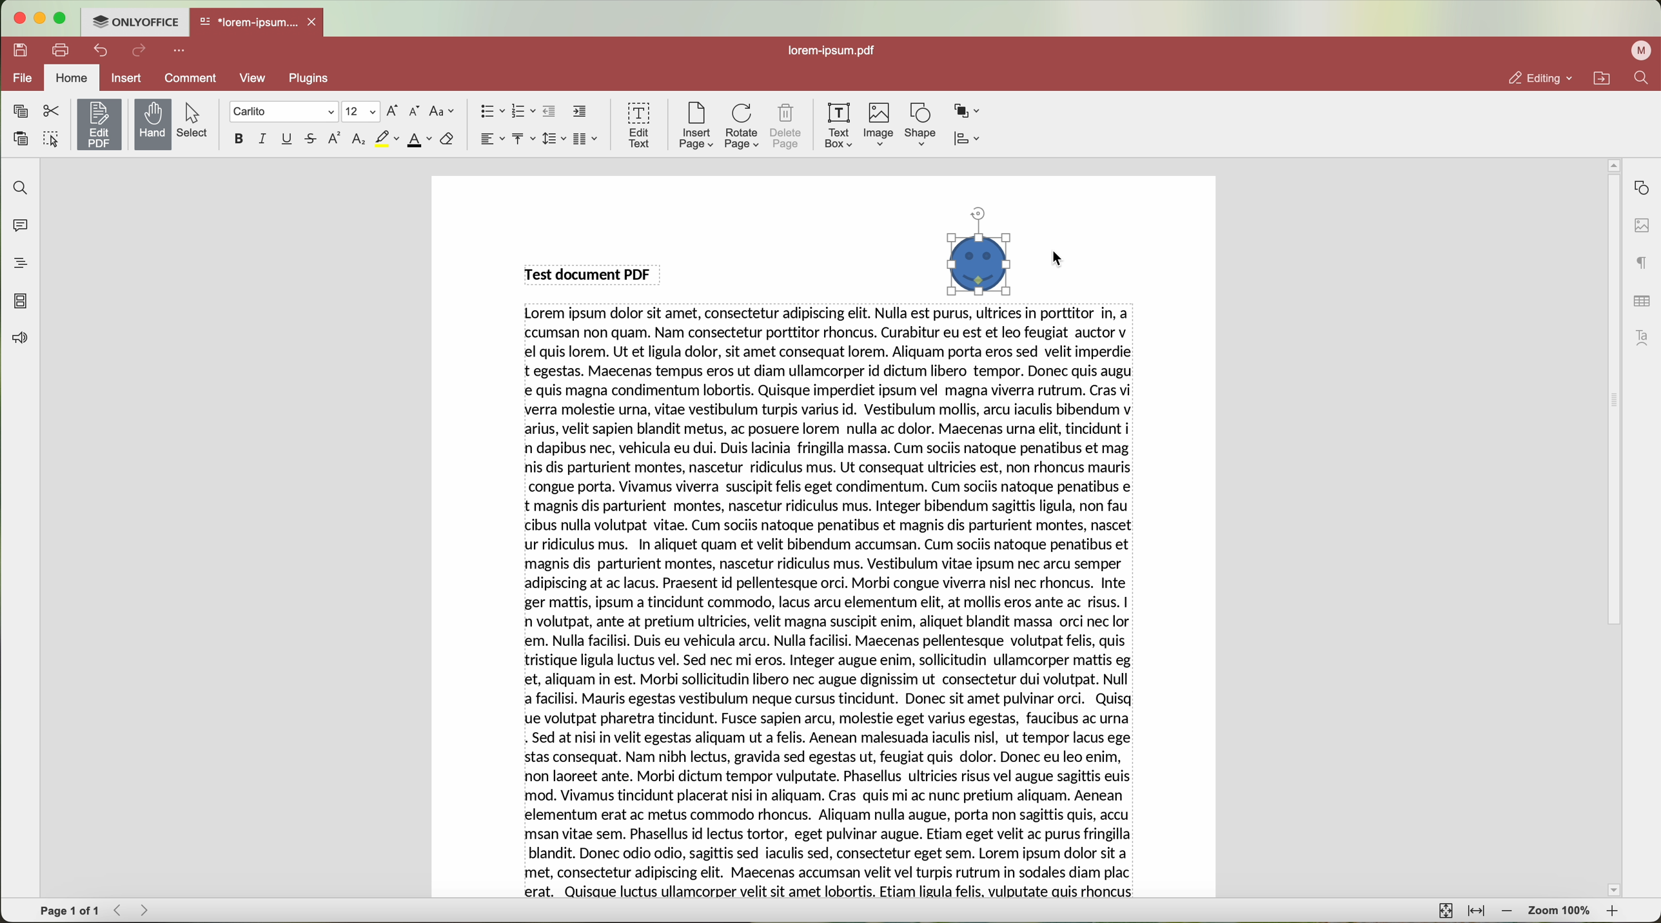  Describe the element at coordinates (1540, 79) in the screenshot. I see `editing` at that location.